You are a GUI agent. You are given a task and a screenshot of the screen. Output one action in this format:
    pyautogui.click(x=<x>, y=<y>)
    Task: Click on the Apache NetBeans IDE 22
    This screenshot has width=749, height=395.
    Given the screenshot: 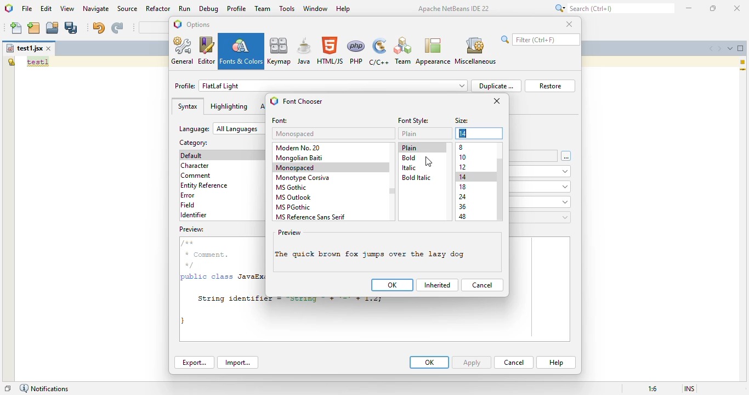 What is the action you would take?
    pyautogui.click(x=454, y=8)
    